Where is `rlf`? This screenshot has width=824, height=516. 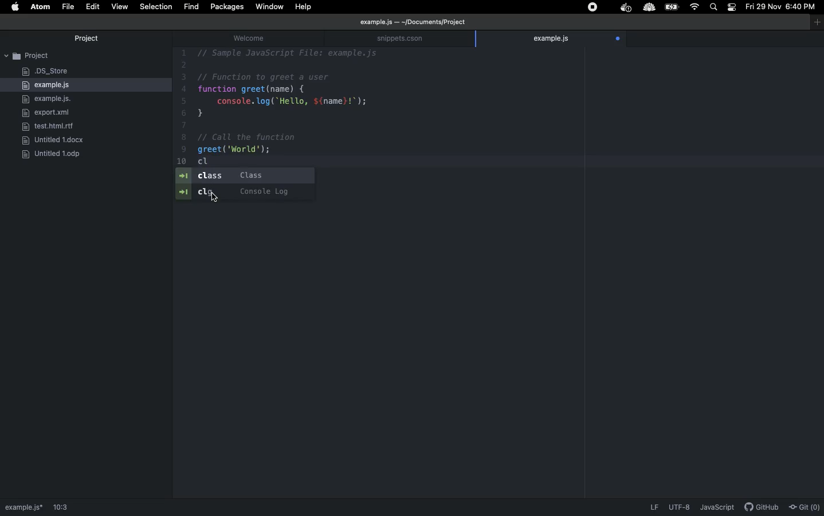
rlf is located at coordinates (49, 127).